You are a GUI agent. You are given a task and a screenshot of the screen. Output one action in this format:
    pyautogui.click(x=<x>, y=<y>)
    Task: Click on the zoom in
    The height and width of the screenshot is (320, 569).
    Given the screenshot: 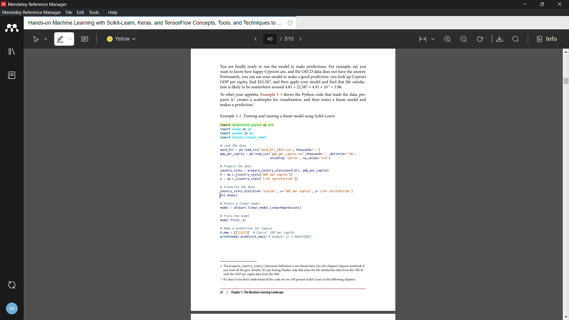 What is the action you would take?
    pyautogui.click(x=447, y=39)
    